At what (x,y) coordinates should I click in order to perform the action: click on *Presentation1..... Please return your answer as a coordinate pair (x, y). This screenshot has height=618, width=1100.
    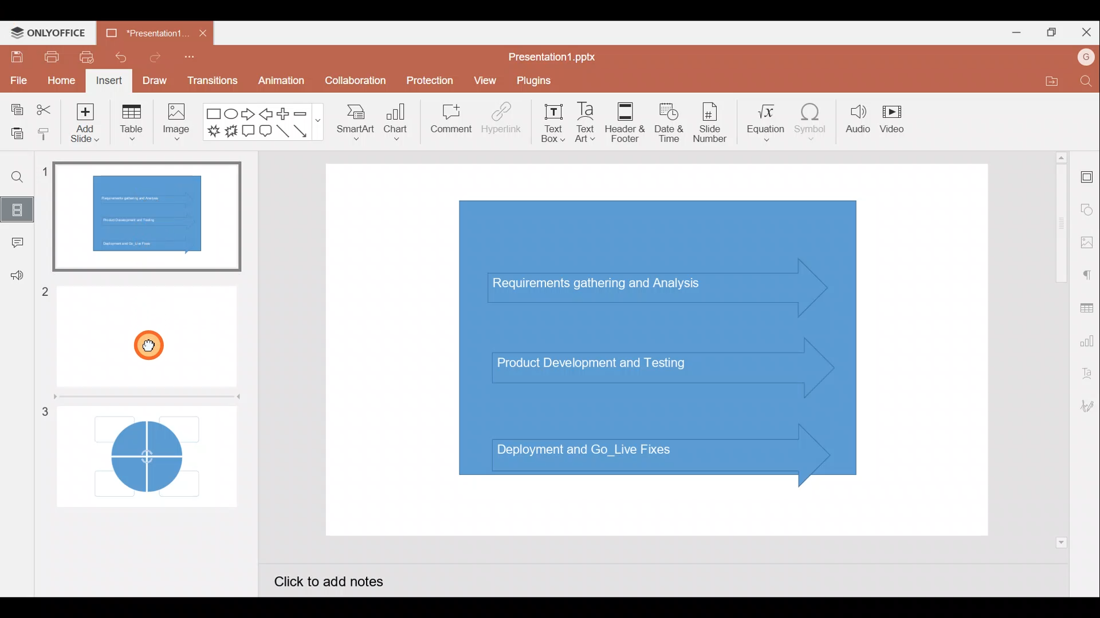
    Looking at the image, I should click on (147, 33).